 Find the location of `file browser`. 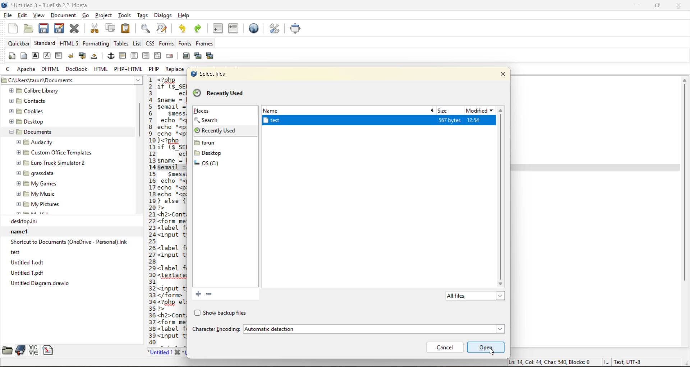

file browser is located at coordinates (6, 350).